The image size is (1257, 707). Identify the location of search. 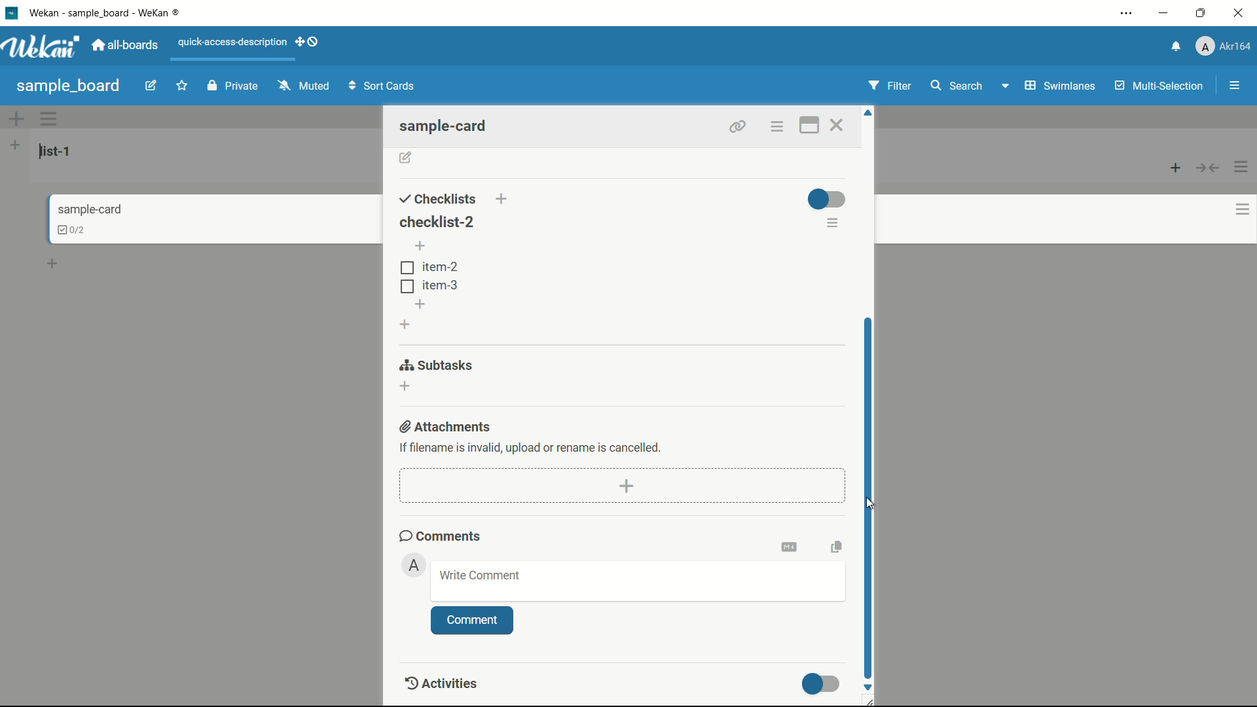
(958, 85).